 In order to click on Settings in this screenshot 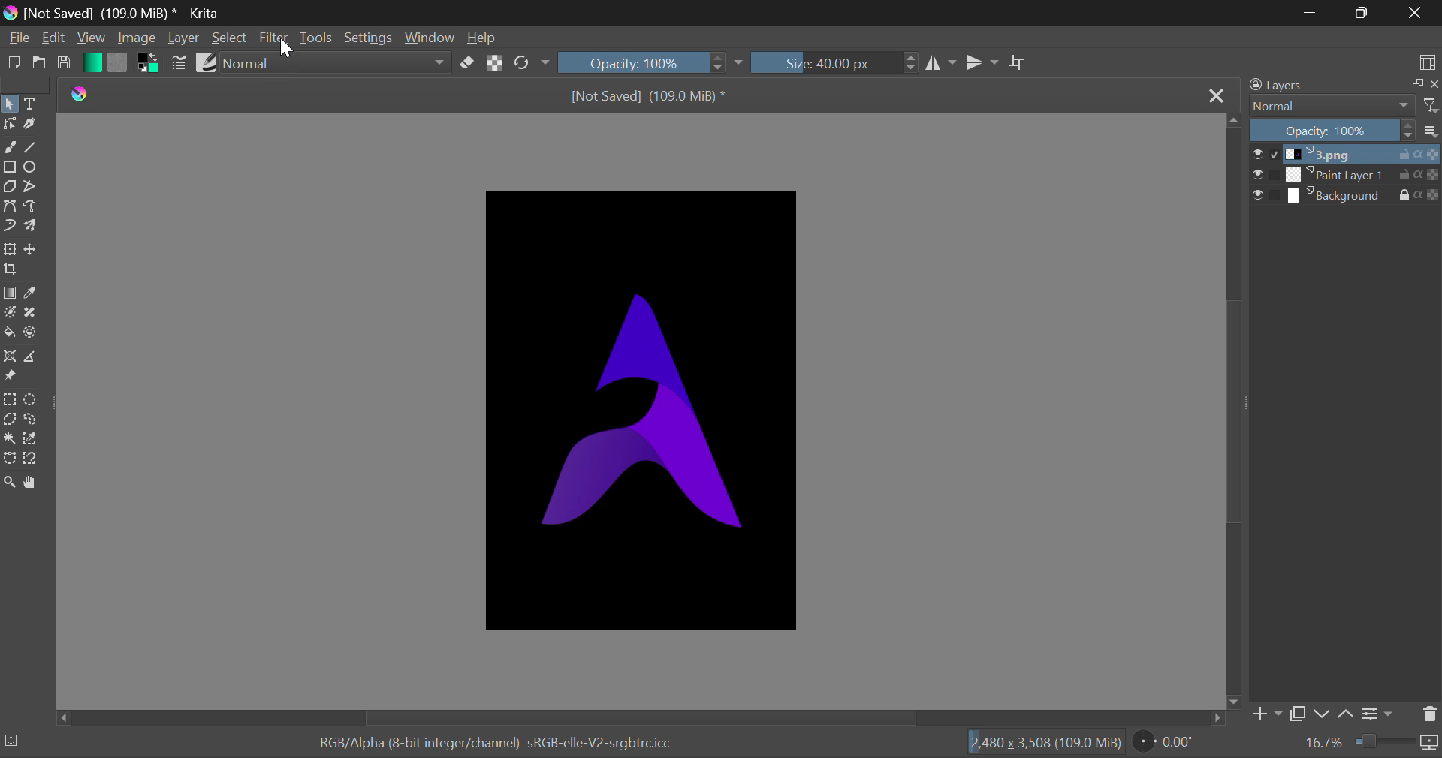, I will do `click(1380, 712)`.